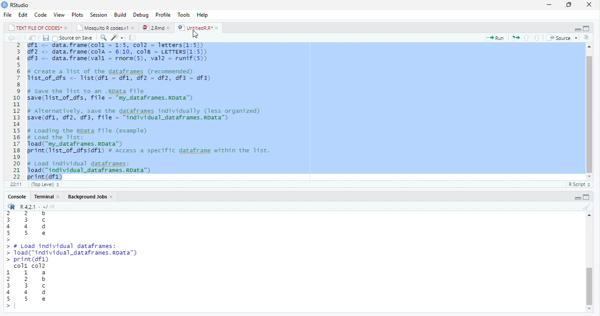 The width and height of the screenshot is (600, 316). I want to click on Help, so click(203, 15).